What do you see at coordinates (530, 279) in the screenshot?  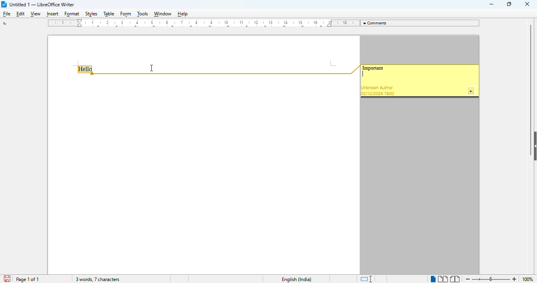 I see `zoom factor` at bounding box center [530, 279].